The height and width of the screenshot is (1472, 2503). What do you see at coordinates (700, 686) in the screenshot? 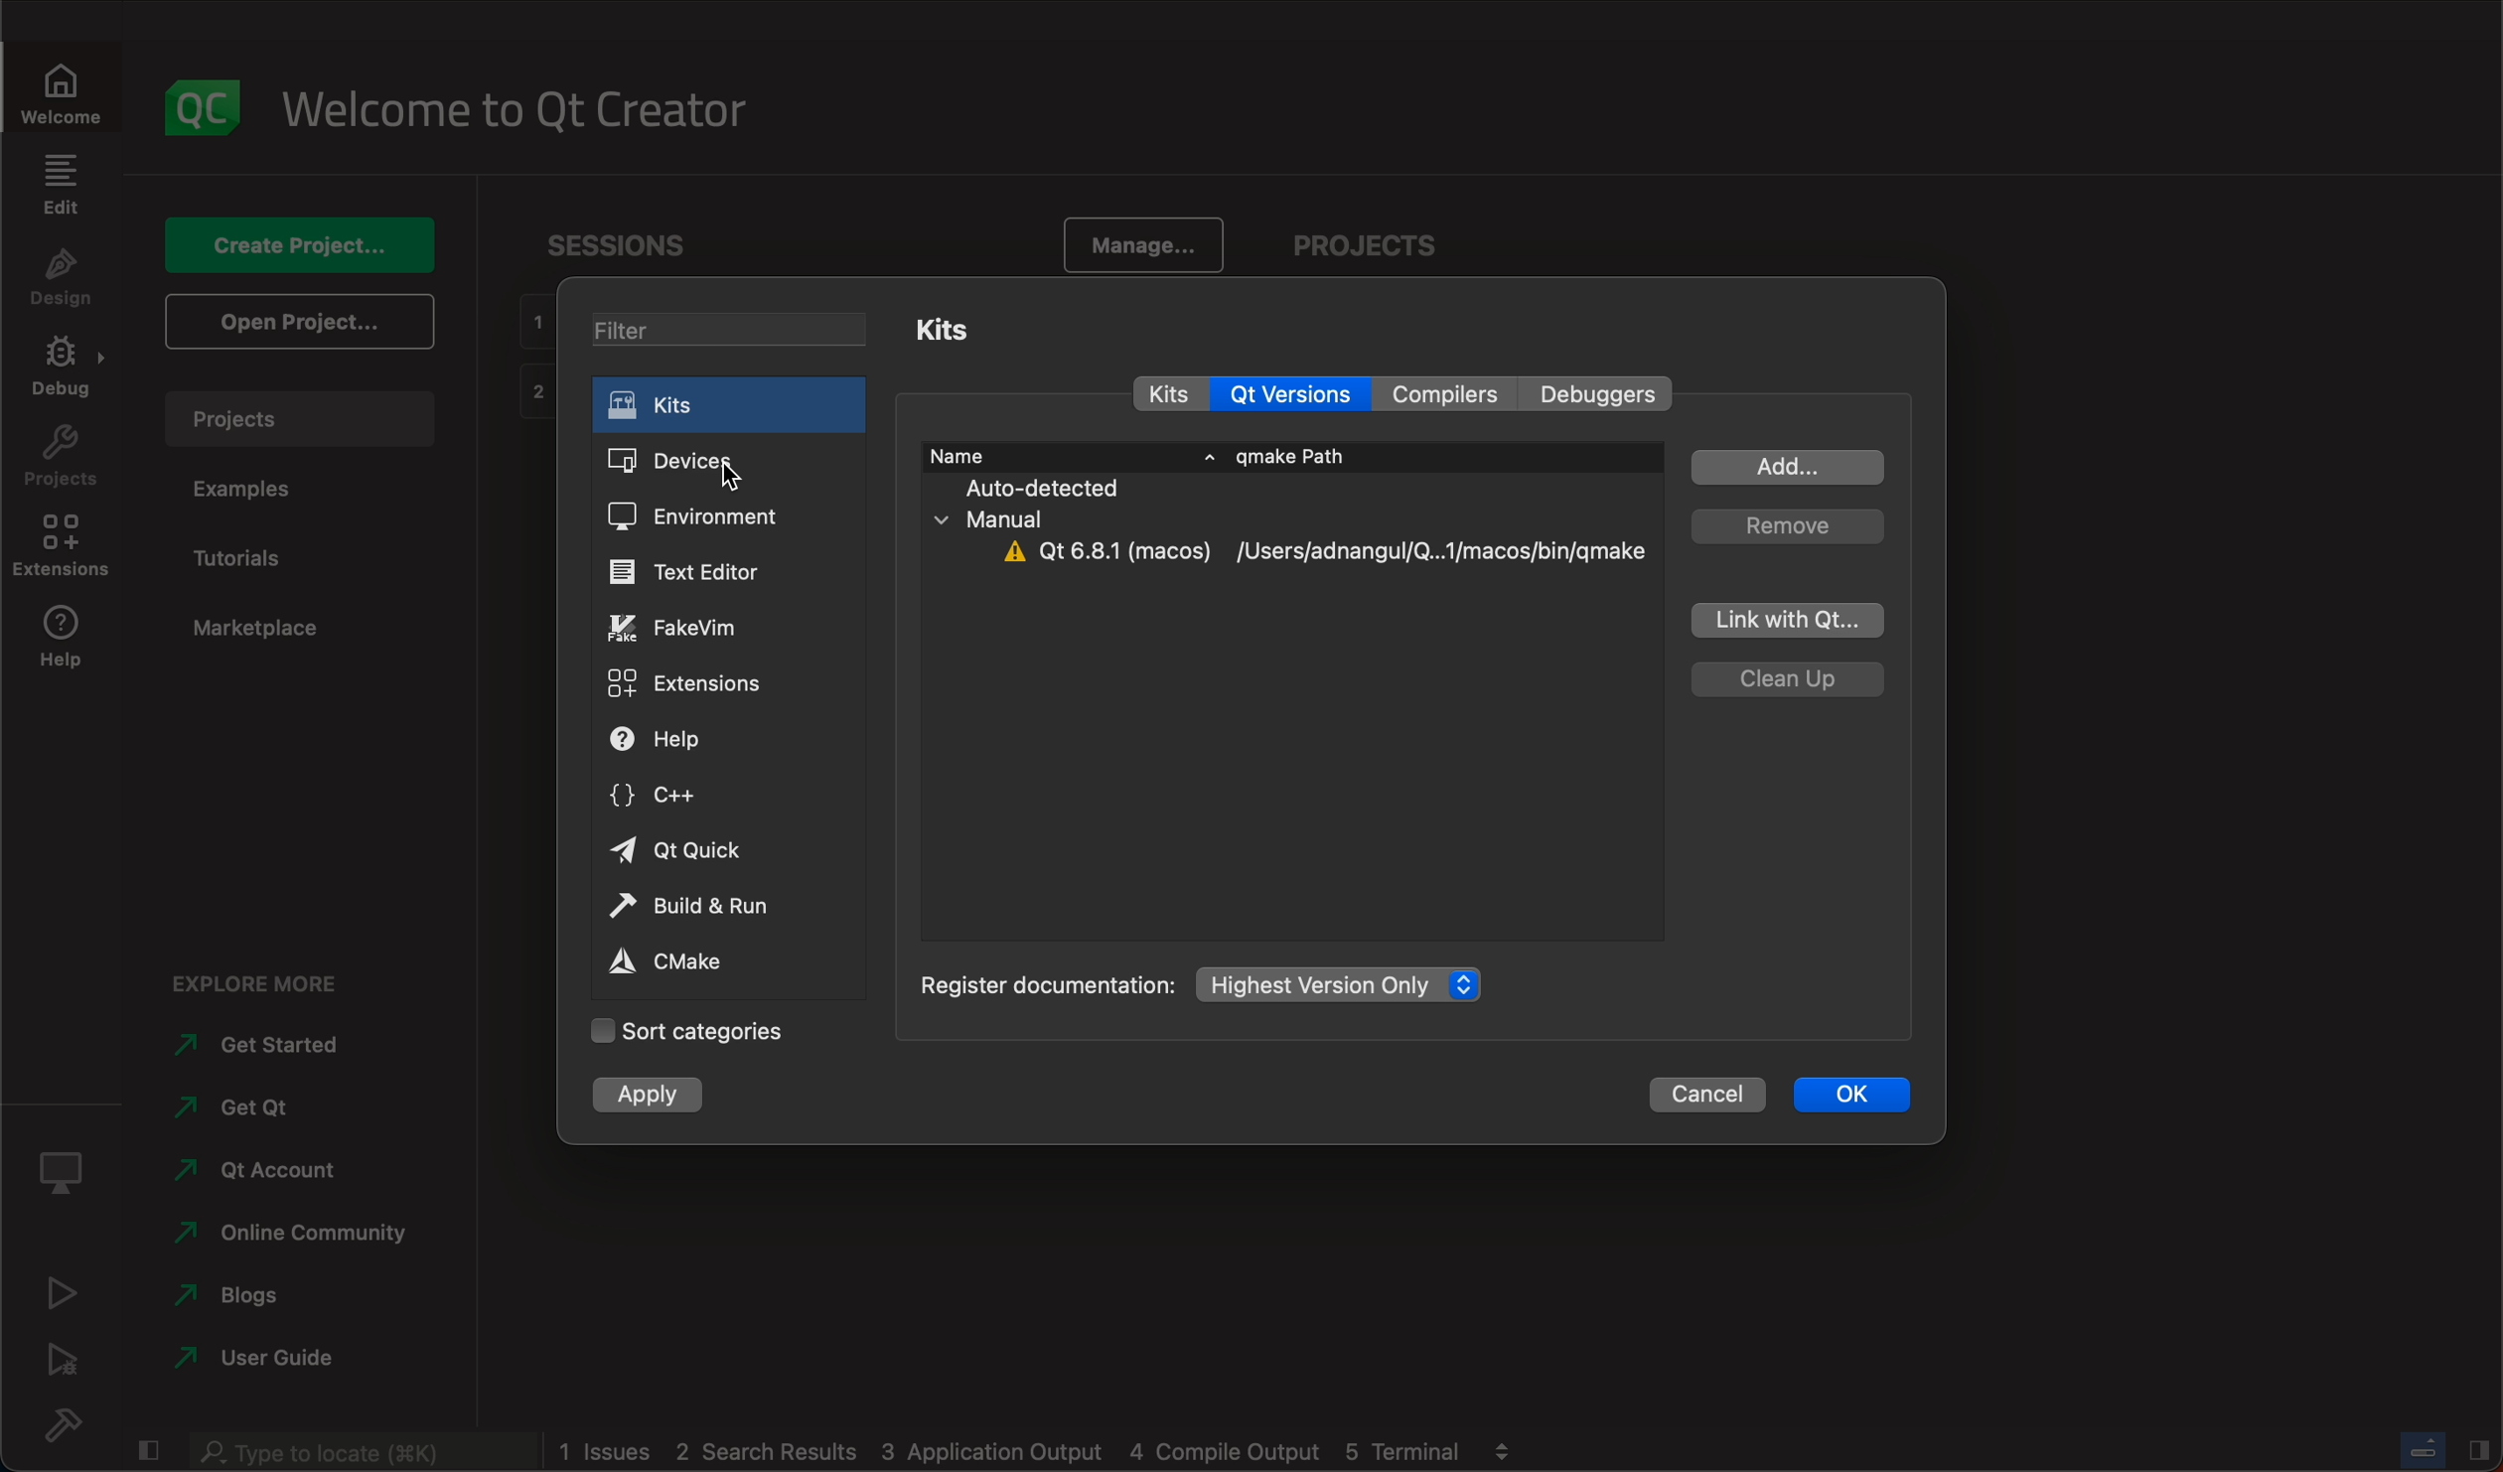
I see `extensions` at bounding box center [700, 686].